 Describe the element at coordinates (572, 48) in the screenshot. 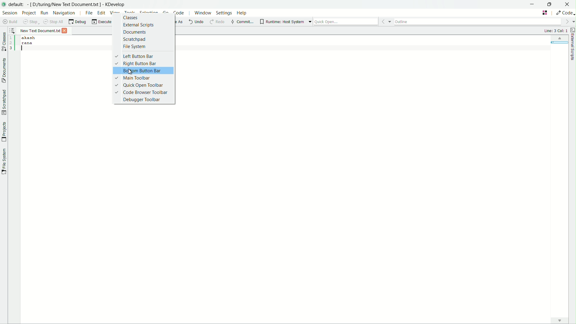

I see `external scripts` at that location.